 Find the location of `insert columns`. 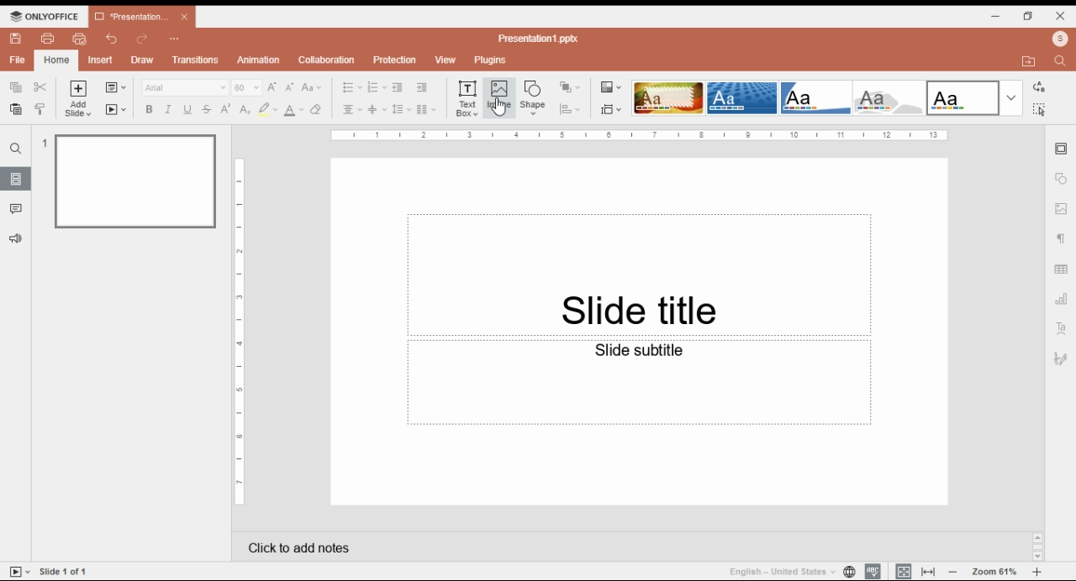

insert columns is located at coordinates (425, 110).